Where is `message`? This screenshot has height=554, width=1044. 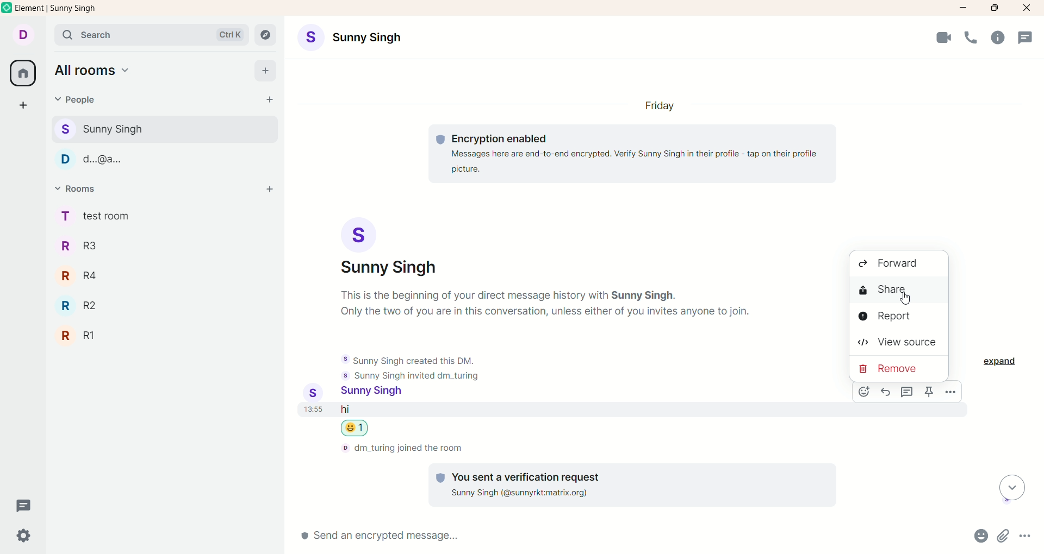
message is located at coordinates (401, 410).